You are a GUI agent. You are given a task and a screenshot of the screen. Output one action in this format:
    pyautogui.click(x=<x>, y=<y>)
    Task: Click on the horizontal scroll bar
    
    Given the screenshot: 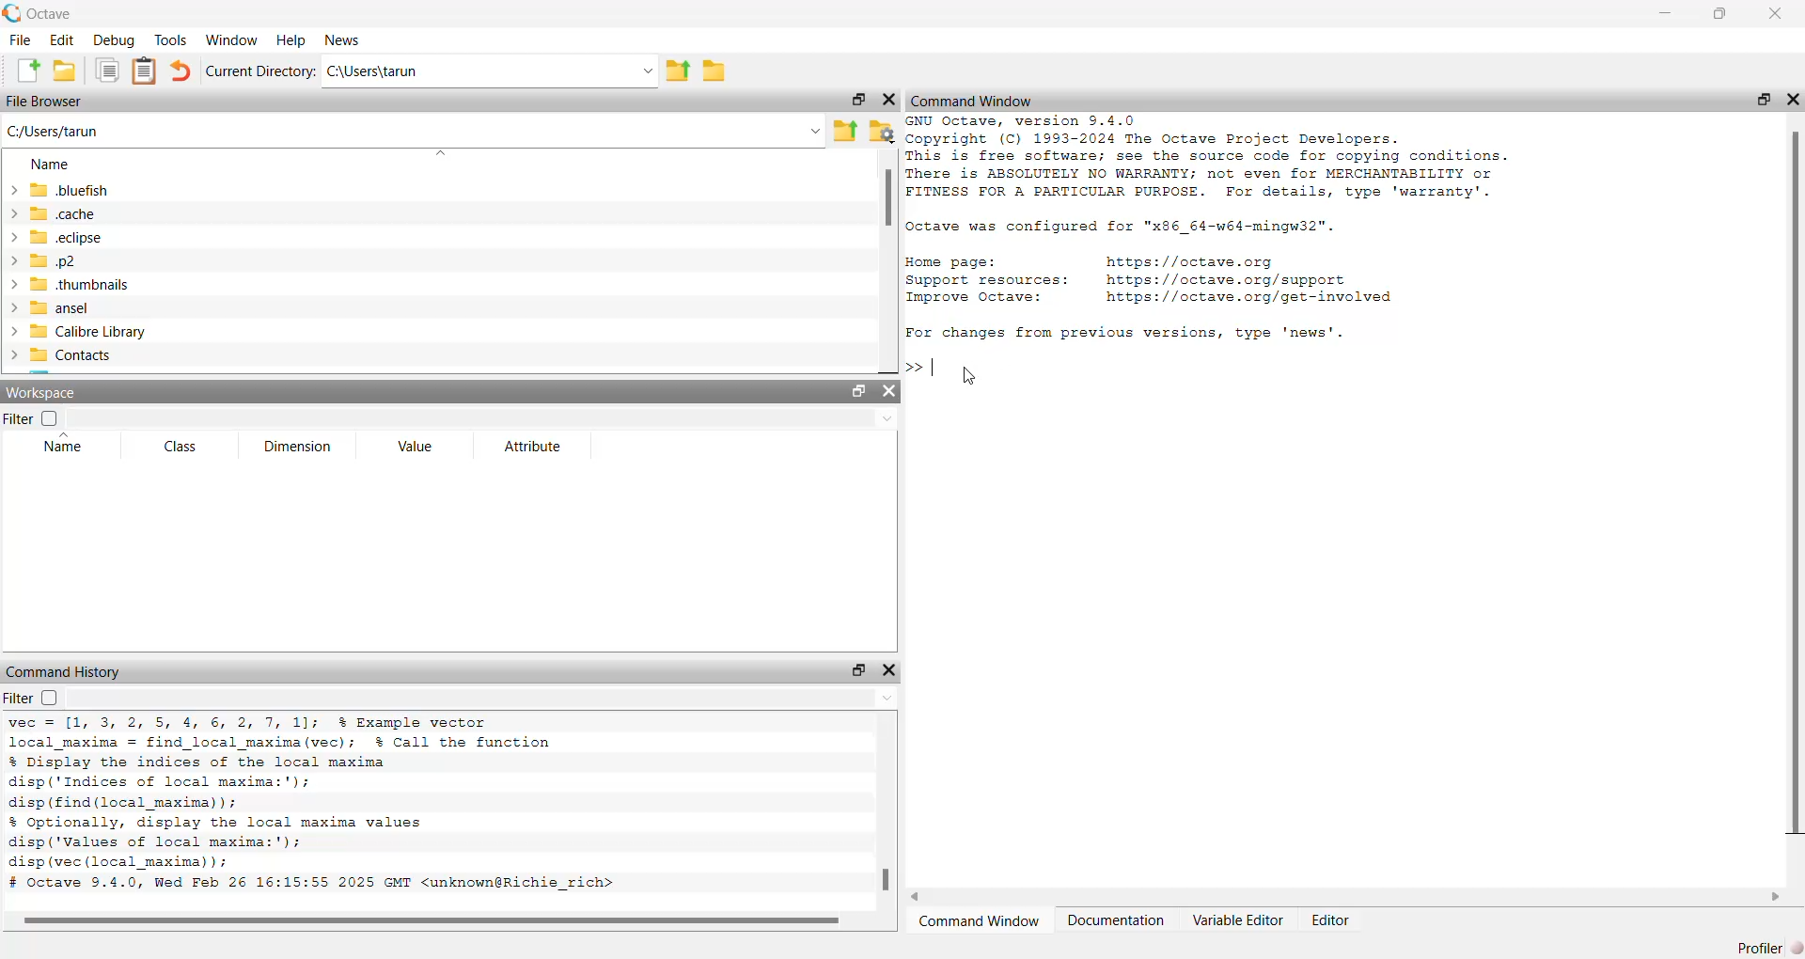 What is the action you would take?
    pyautogui.click(x=440, y=921)
    